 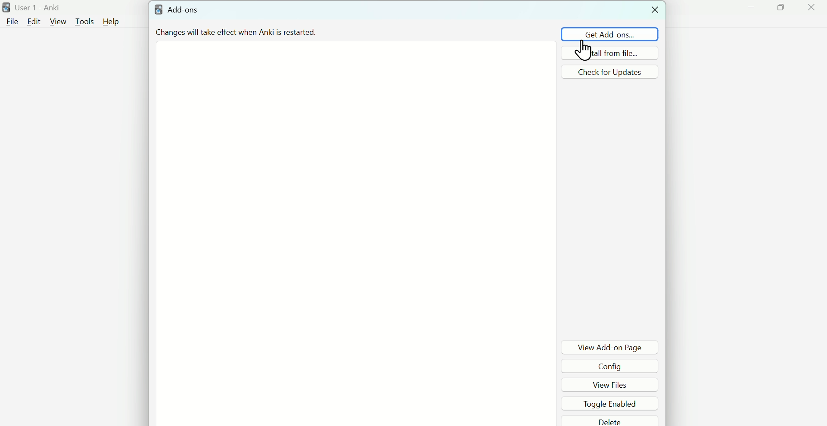 I want to click on View files, so click(x=614, y=384).